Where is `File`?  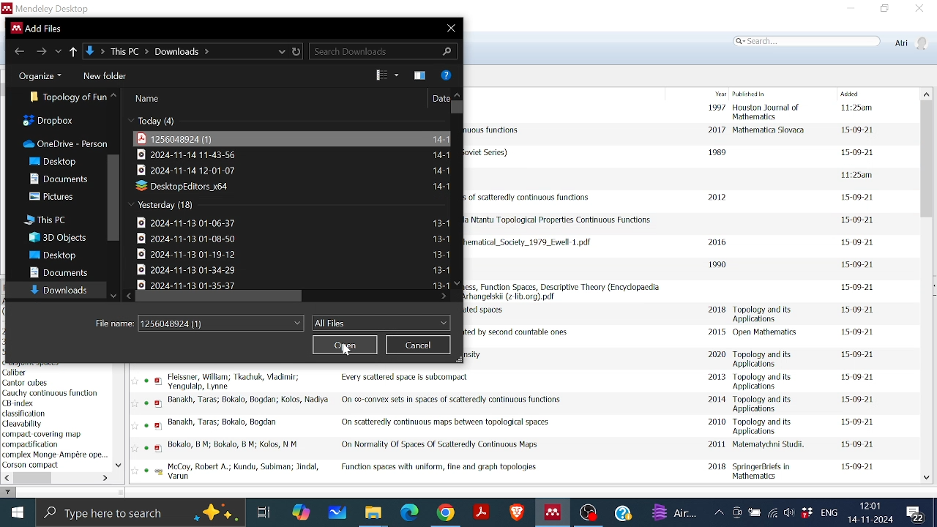 File is located at coordinates (441, 255).